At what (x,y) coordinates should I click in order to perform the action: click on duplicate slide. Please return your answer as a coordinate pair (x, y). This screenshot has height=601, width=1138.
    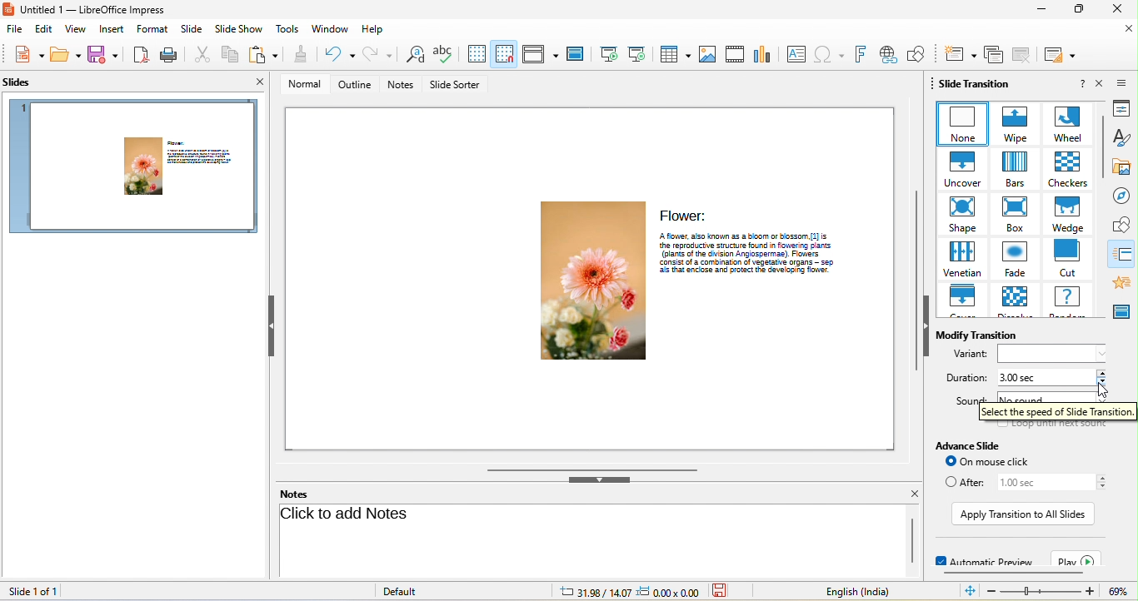
    Looking at the image, I should click on (992, 54).